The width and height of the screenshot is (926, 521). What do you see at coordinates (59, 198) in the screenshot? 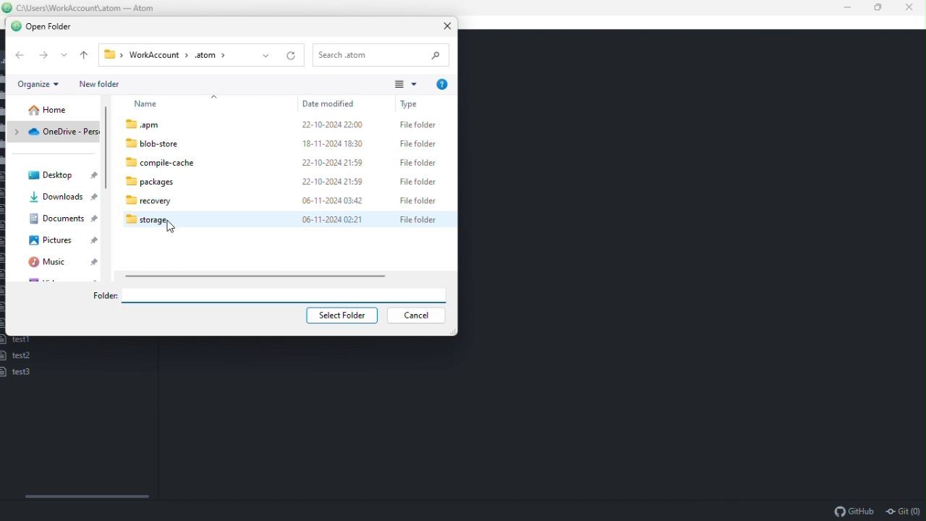
I see `Downloads` at bounding box center [59, 198].